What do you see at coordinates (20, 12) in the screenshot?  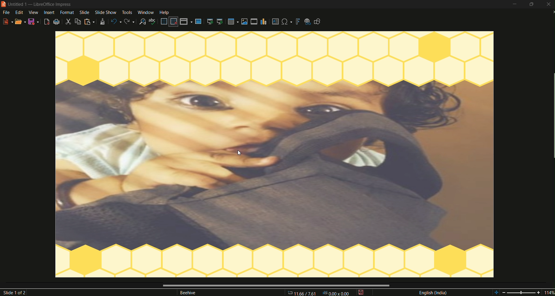 I see `edit` at bounding box center [20, 12].